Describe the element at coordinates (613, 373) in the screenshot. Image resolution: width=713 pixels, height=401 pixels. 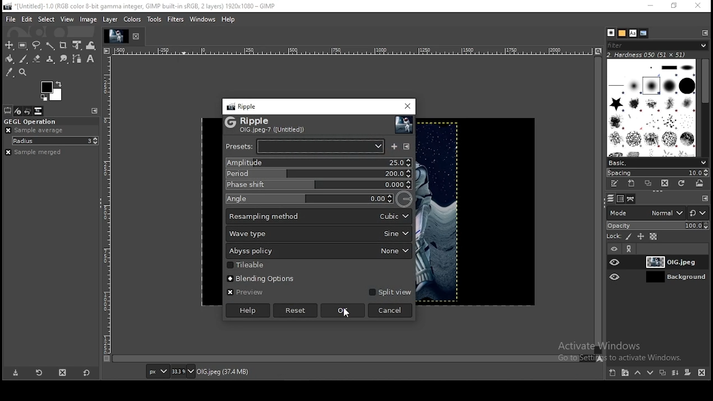
I see `create a new layer` at that location.